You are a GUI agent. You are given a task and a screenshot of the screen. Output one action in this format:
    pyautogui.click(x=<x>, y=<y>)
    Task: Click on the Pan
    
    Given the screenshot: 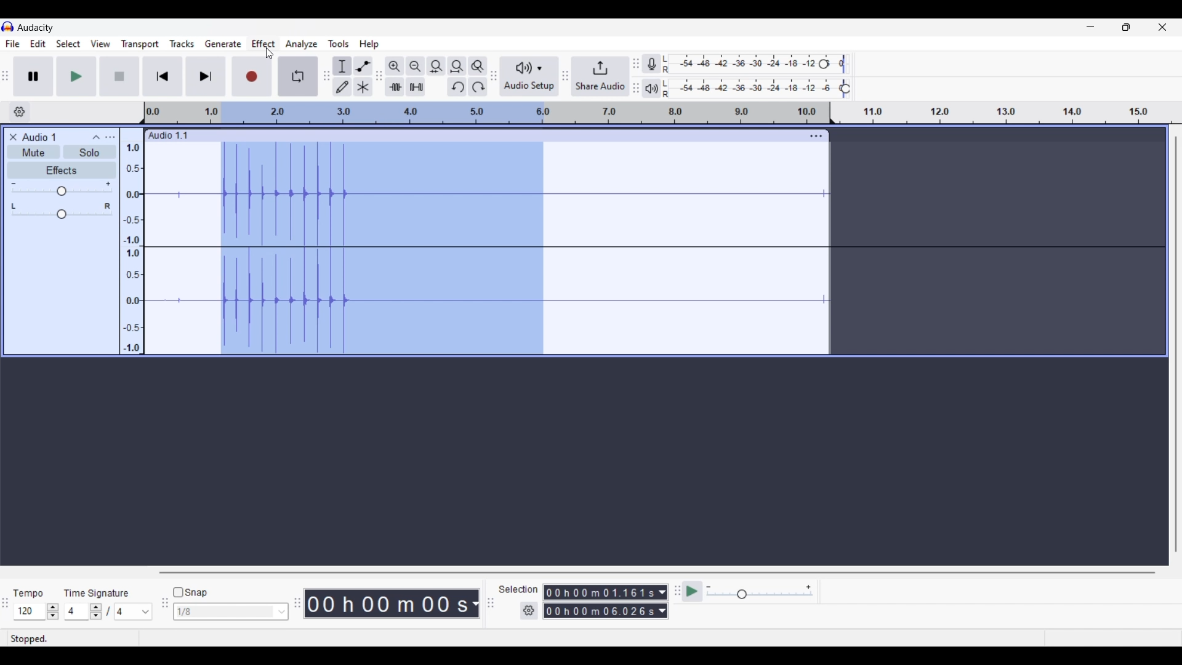 What is the action you would take?
    pyautogui.click(x=62, y=215)
    